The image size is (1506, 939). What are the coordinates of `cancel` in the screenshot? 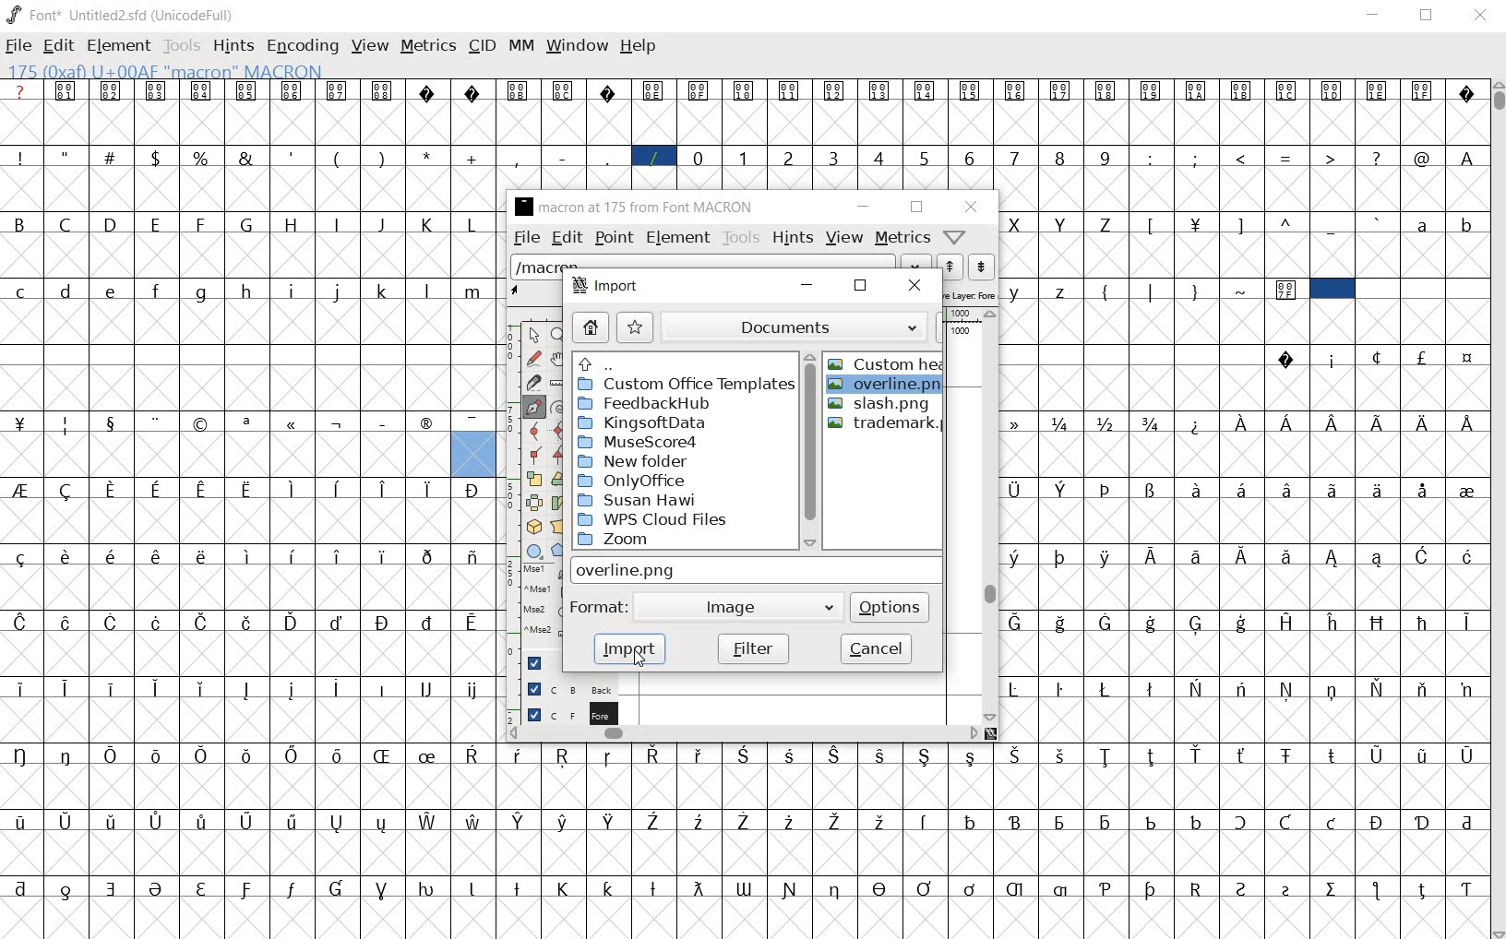 It's located at (876, 648).